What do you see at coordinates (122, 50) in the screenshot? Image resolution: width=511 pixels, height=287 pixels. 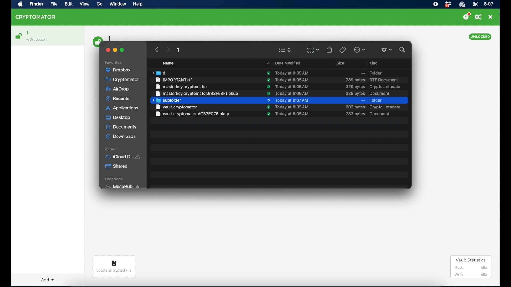 I see `maximize` at bounding box center [122, 50].